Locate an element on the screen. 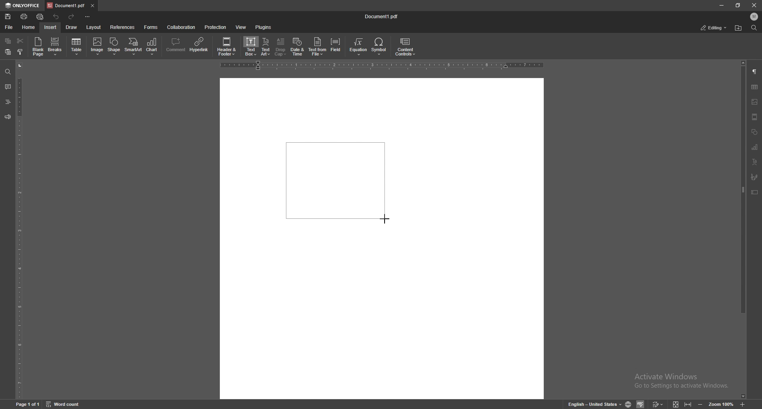 This screenshot has width=762, height=409. text from file is located at coordinates (317, 46).